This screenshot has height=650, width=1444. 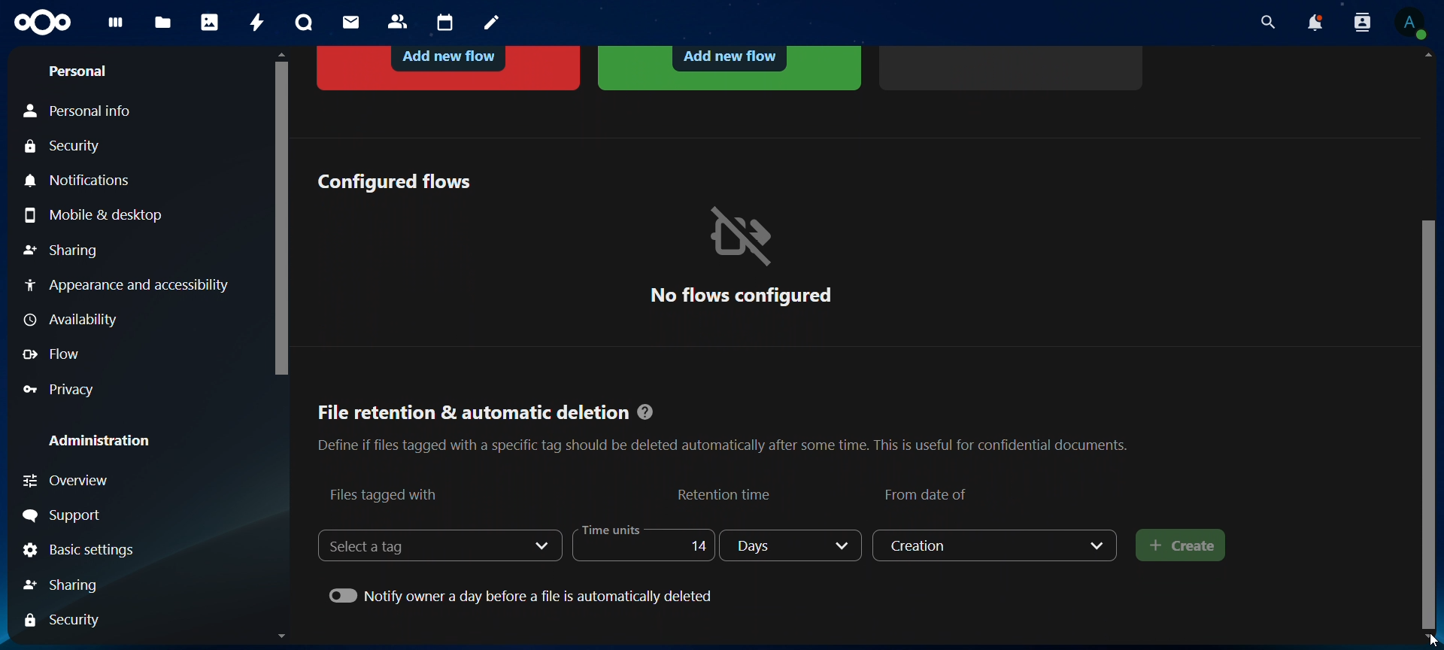 What do you see at coordinates (1014, 66) in the screenshot?
I see `add more flows` at bounding box center [1014, 66].